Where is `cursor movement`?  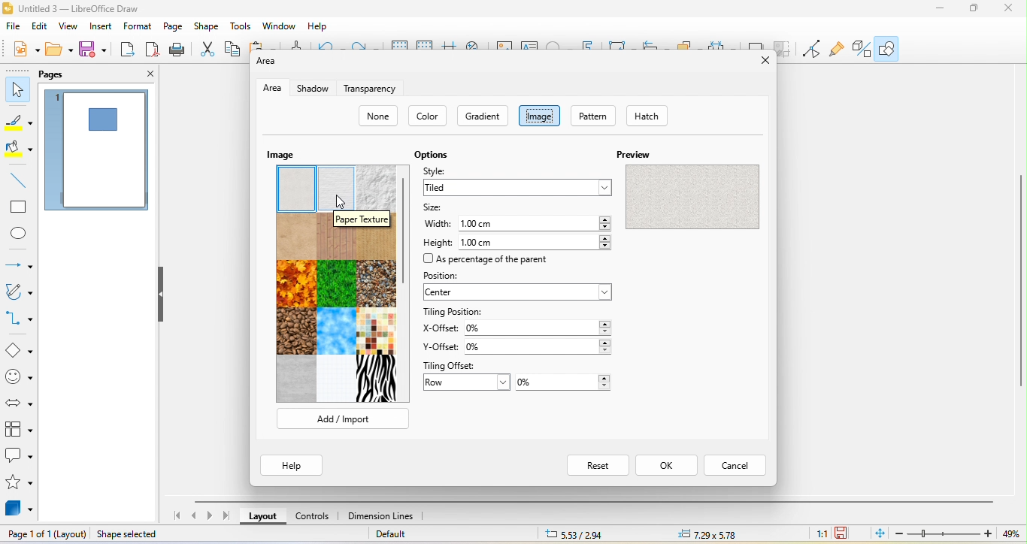
cursor movement is located at coordinates (340, 200).